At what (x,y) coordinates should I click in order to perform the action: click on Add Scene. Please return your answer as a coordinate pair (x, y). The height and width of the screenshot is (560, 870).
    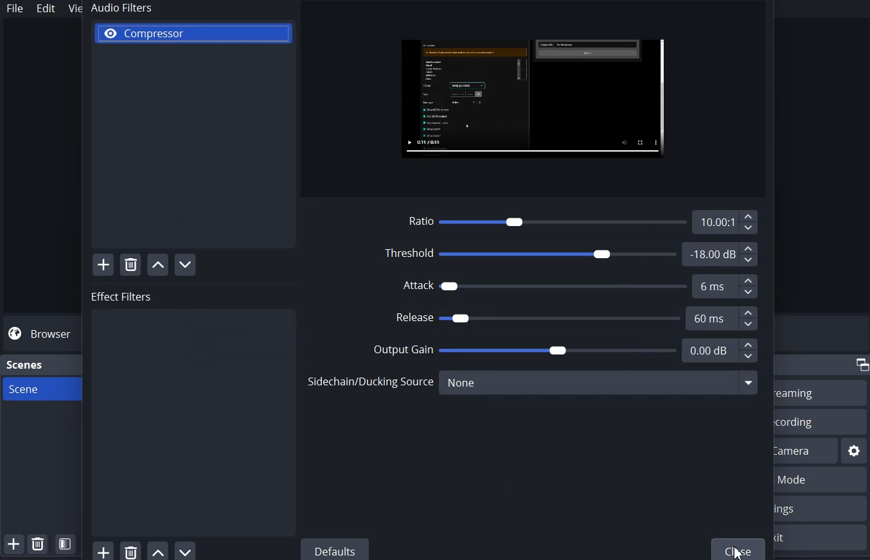
    Looking at the image, I should click on (13, 544).